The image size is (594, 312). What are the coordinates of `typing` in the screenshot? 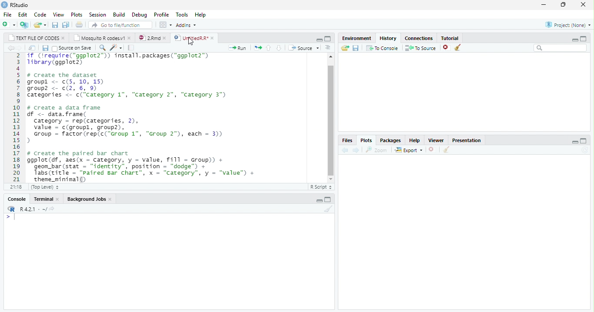 It's located at (10, 217).